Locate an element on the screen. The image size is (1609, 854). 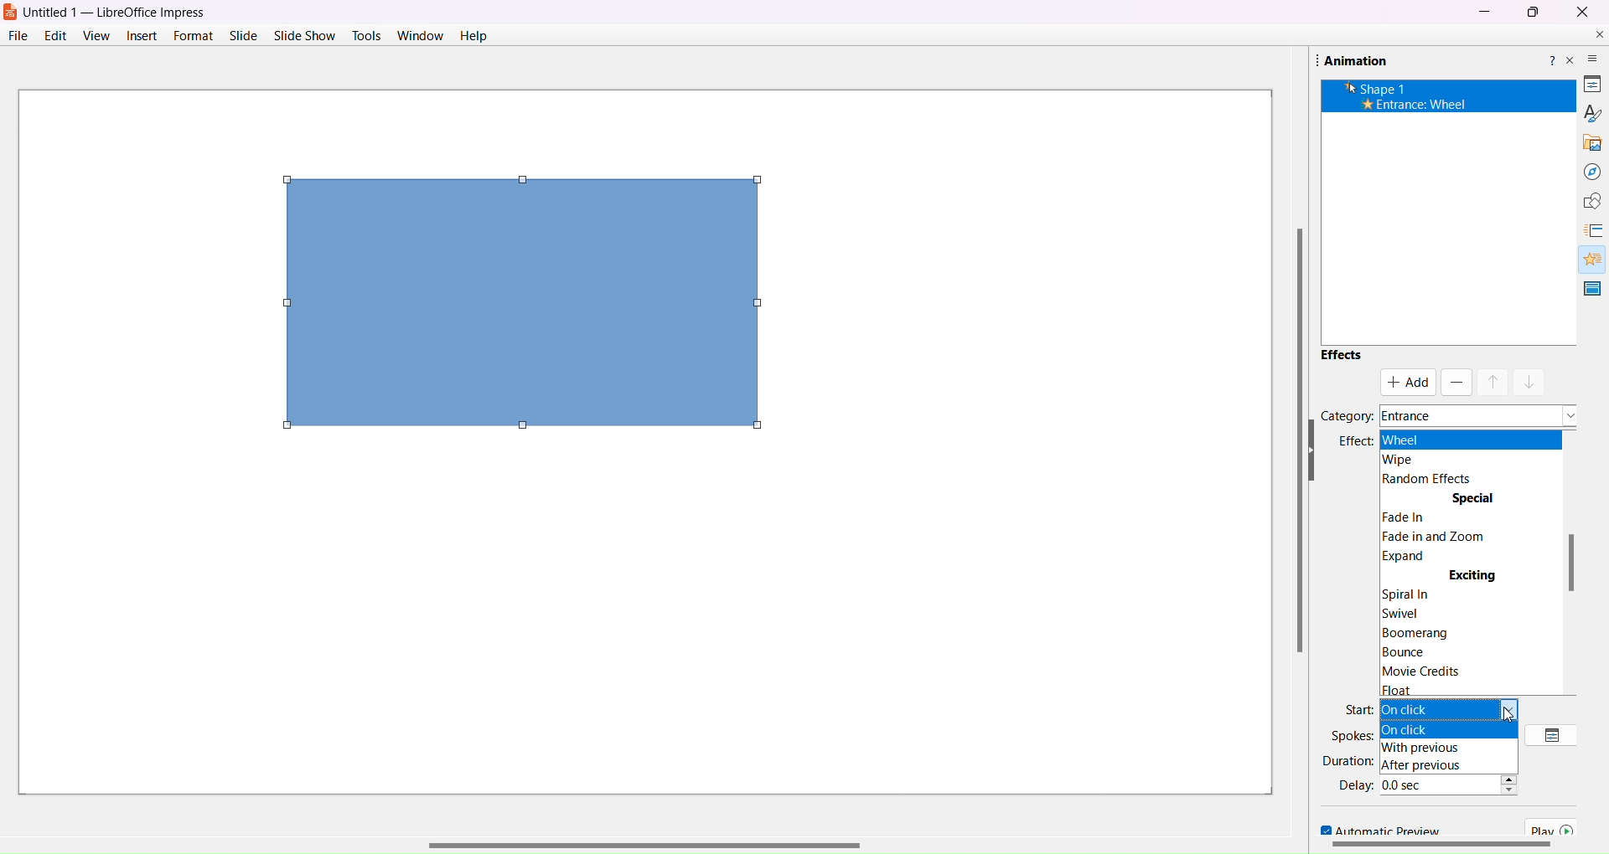
Slide Transitions is located at coordinates (1591, 231).